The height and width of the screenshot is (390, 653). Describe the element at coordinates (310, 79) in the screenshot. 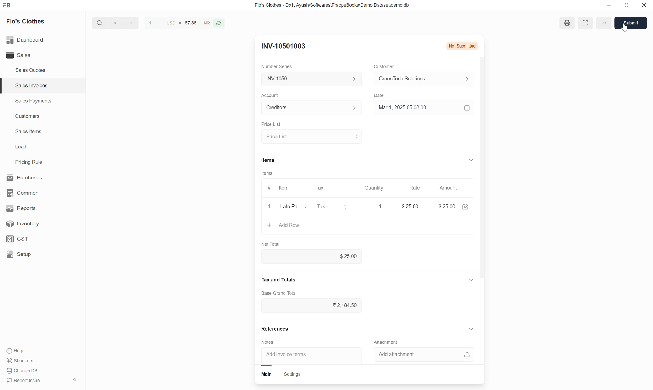

I see `Select Number series` at that location.